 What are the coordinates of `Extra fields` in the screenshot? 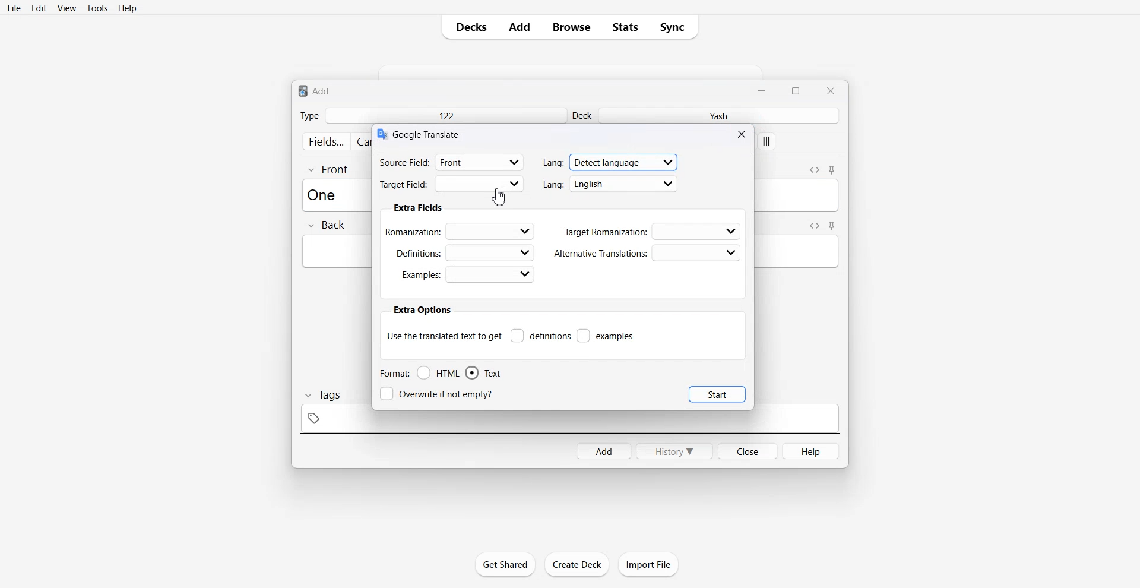 It's located at (419, 208).